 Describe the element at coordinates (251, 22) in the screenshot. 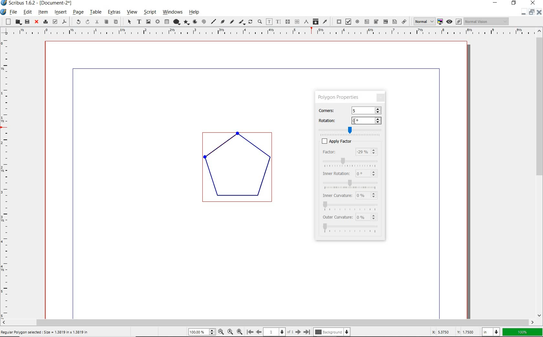

I see `rotate item` at that location.